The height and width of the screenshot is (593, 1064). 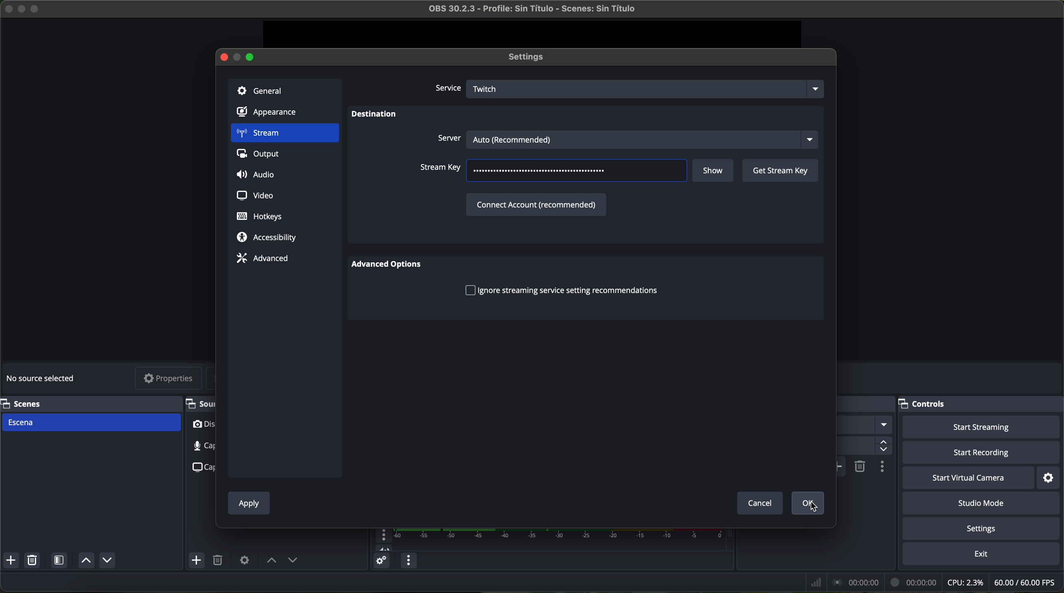 What do you see at coordinates (249, 505) in the screenshot?
I see `apply` at bounding box center [249, 505].